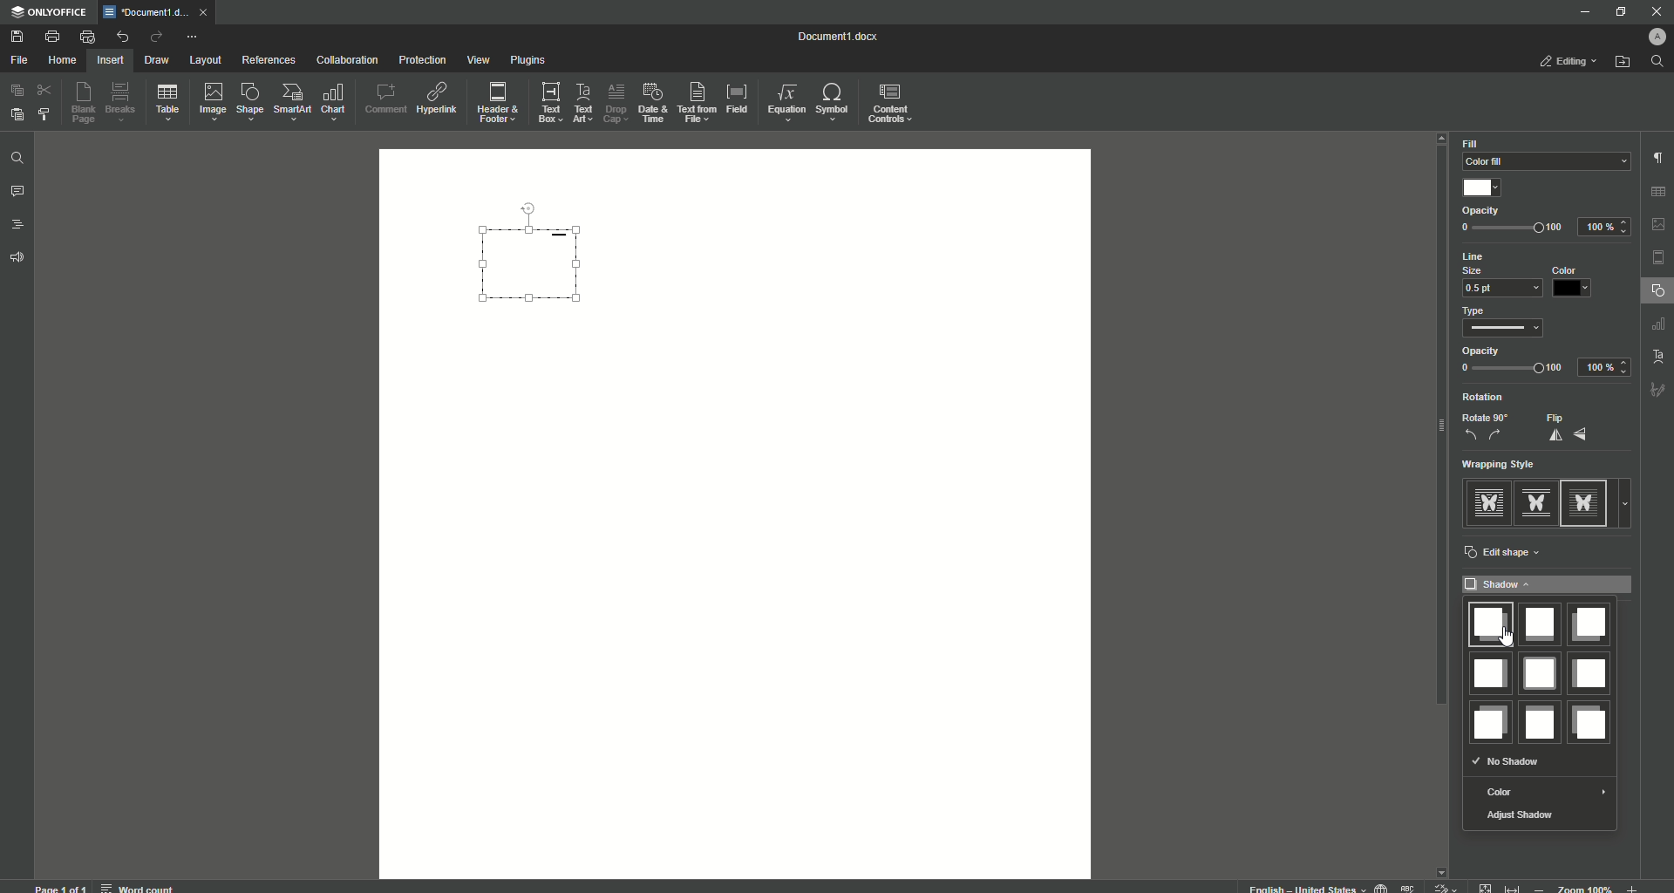 The width and height of the screenshot is (1674, 893). Describe the element at coordinates (439, 99) in the screenshot. I see `Hyperlink` at that location.